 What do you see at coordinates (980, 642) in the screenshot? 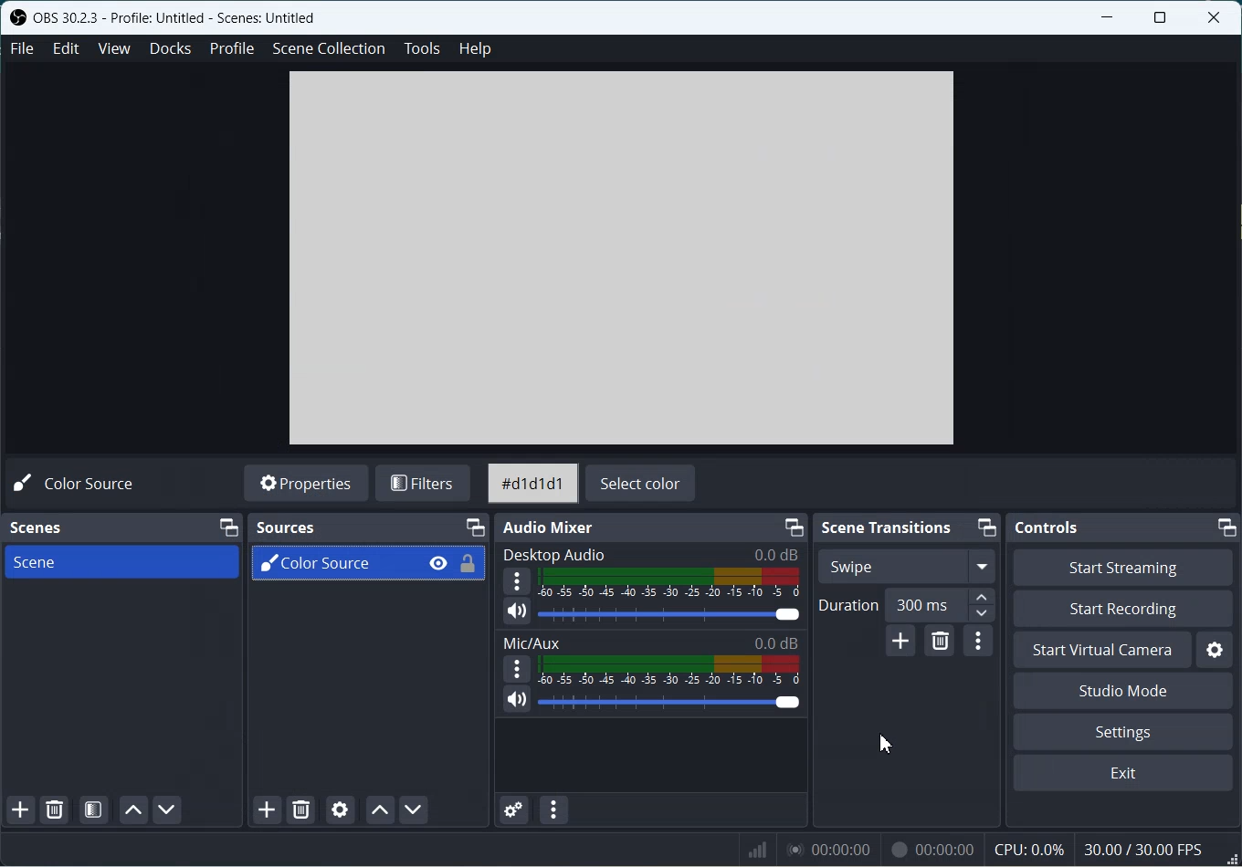
I see `Transition properties` at bounding box center [980, 642].